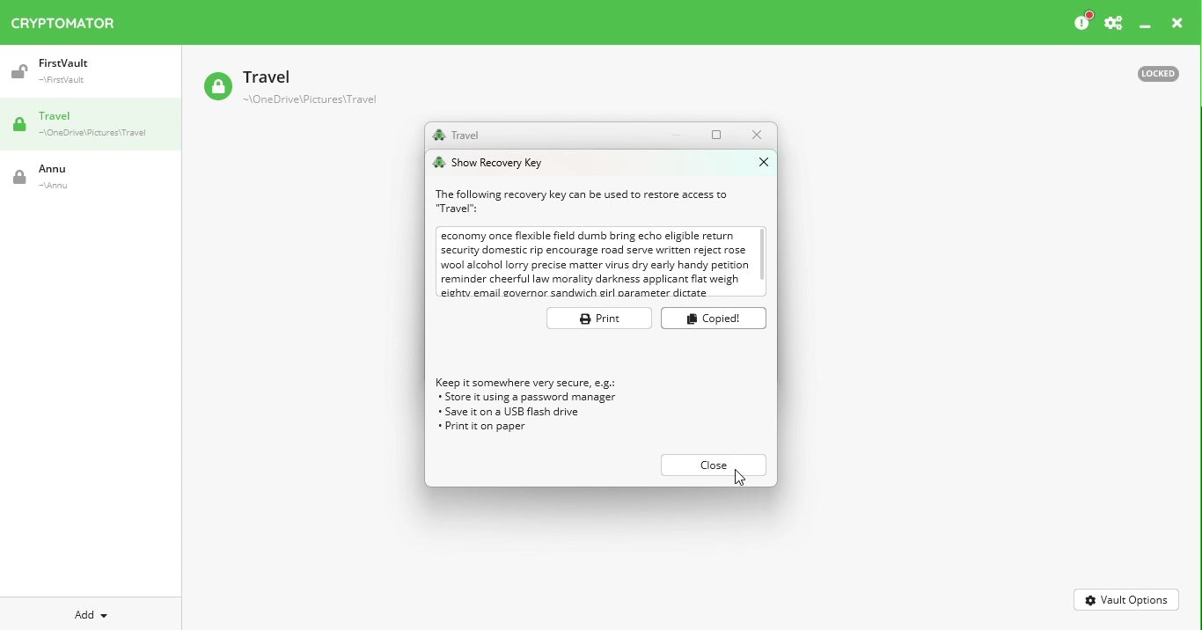 This screenshot has width=1202, height=630. I want to click on Cryptomator, so click(63, 19).